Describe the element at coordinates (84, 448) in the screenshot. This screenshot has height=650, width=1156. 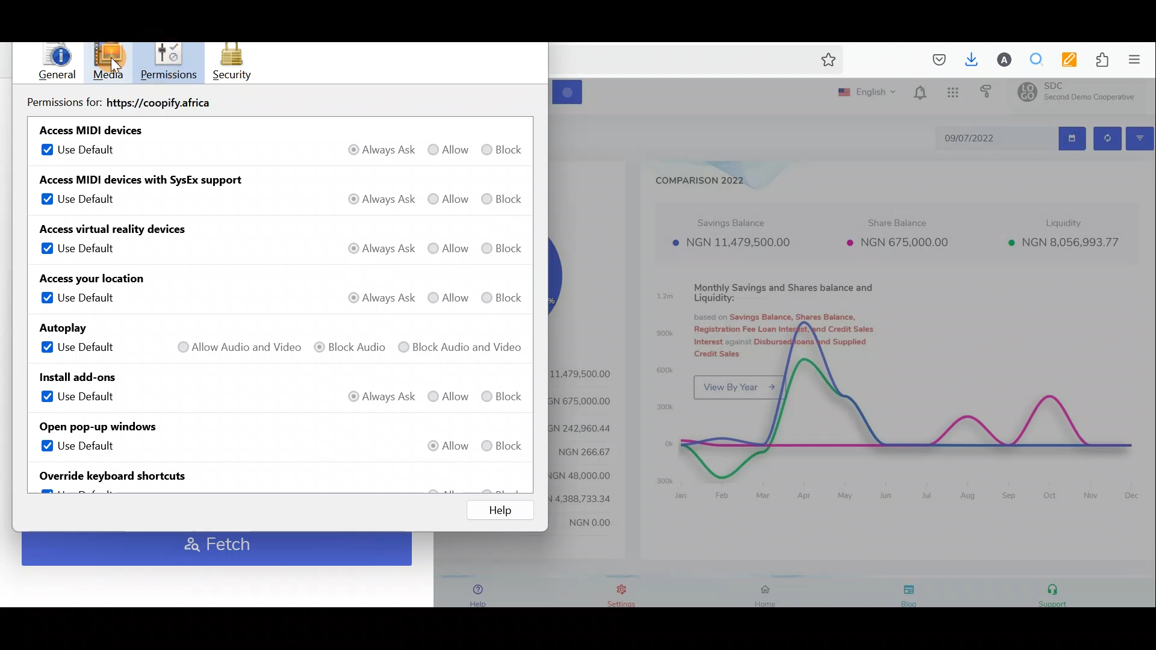
I see `Use default` at that location.